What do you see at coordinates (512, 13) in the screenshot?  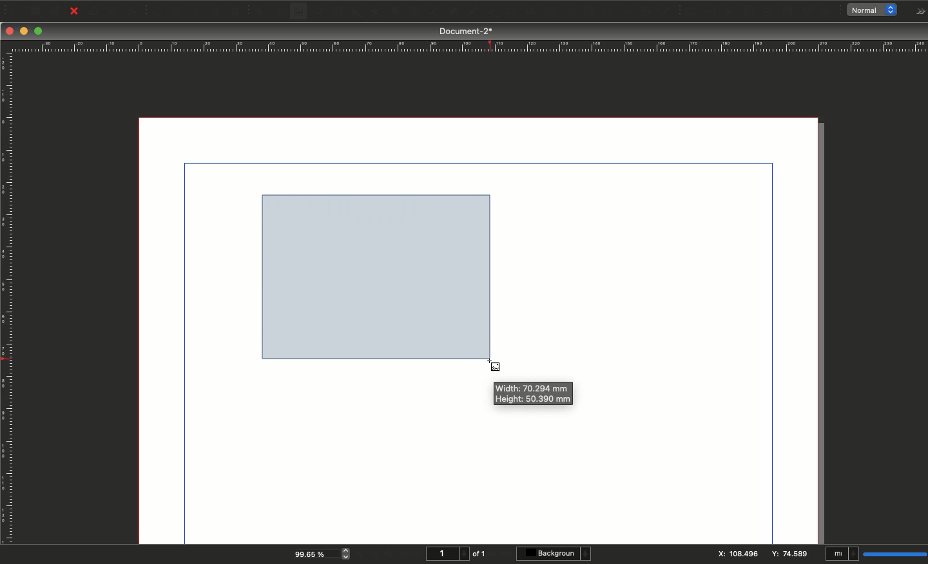 I see `Zoom in or out` at bounding box center [512, 13].